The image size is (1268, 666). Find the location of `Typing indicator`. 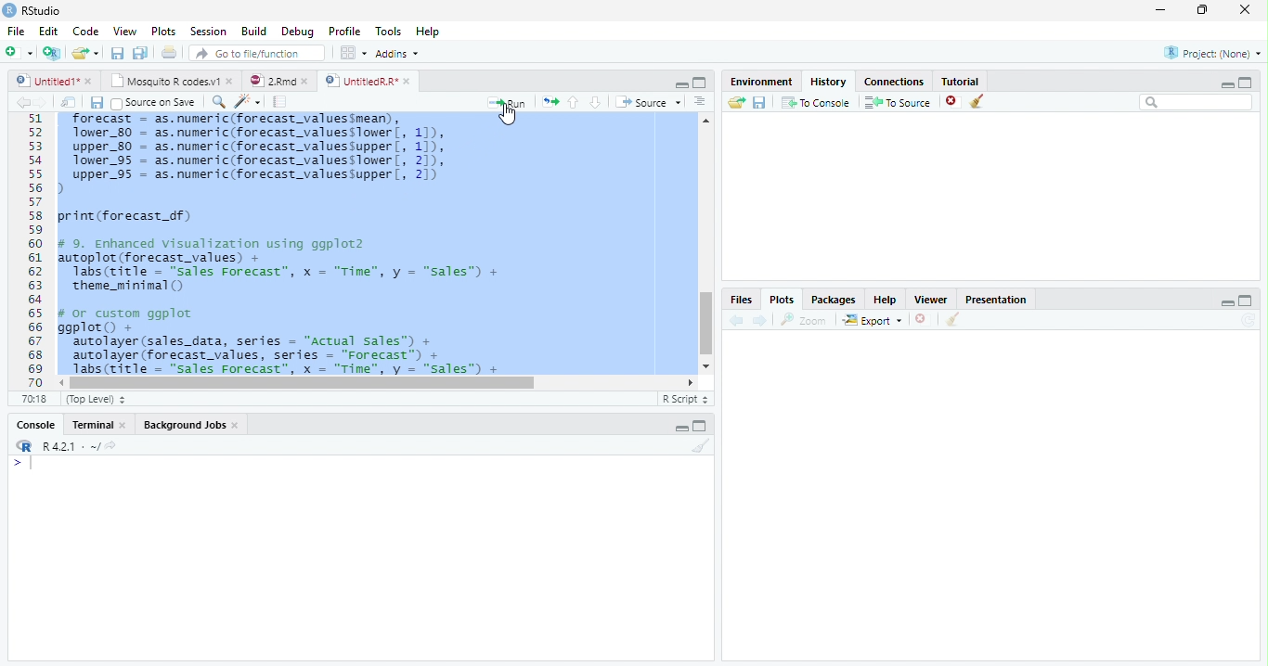

Typing indicator is located at coordinates (26, 466).